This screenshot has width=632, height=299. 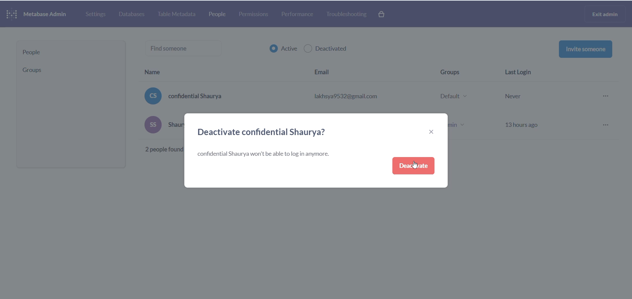 I want to click on deactivated checkbox, so click(x=331, y=49).